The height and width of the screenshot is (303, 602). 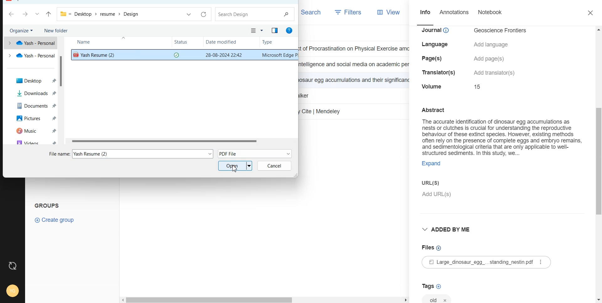 What do you see at coordinates (598, 164) in the screenshot?
I see `Vertical scroll bar` at bounding box center [598, 164].